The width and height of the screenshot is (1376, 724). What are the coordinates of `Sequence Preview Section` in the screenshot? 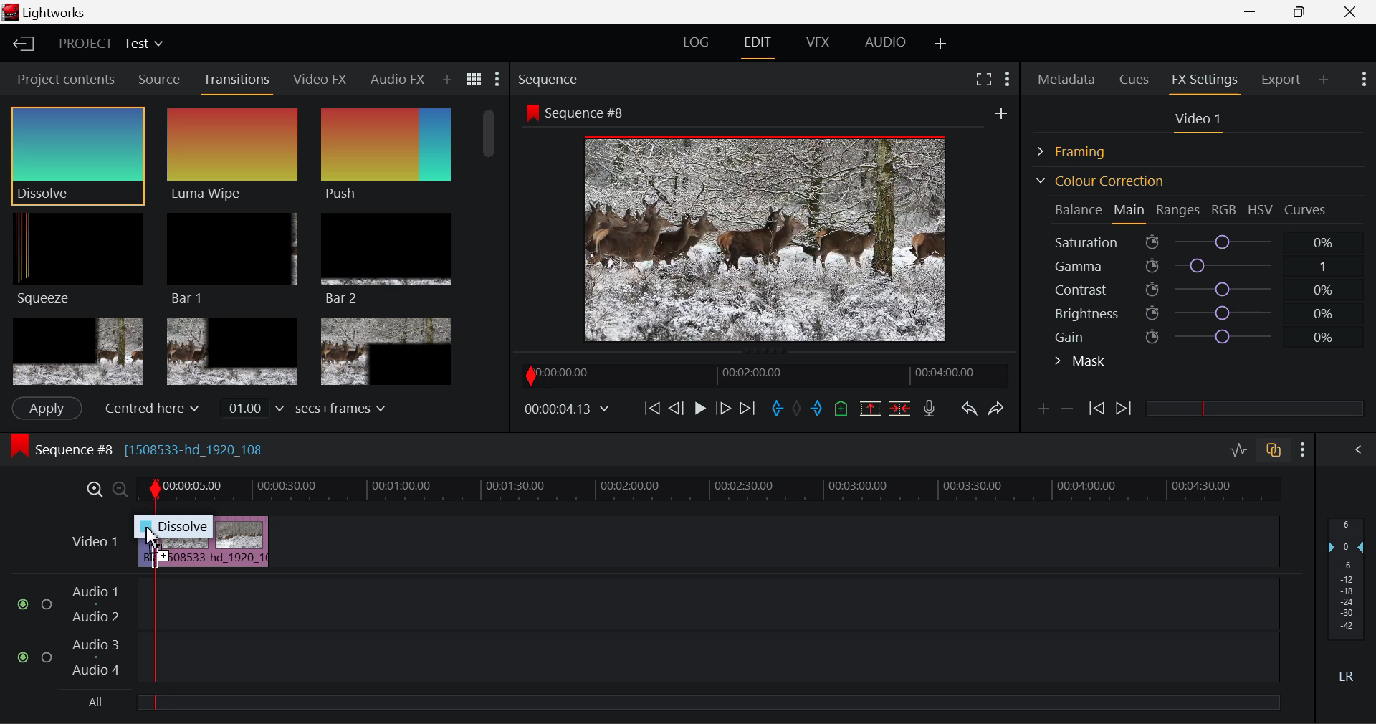 It's located at (552, 80).